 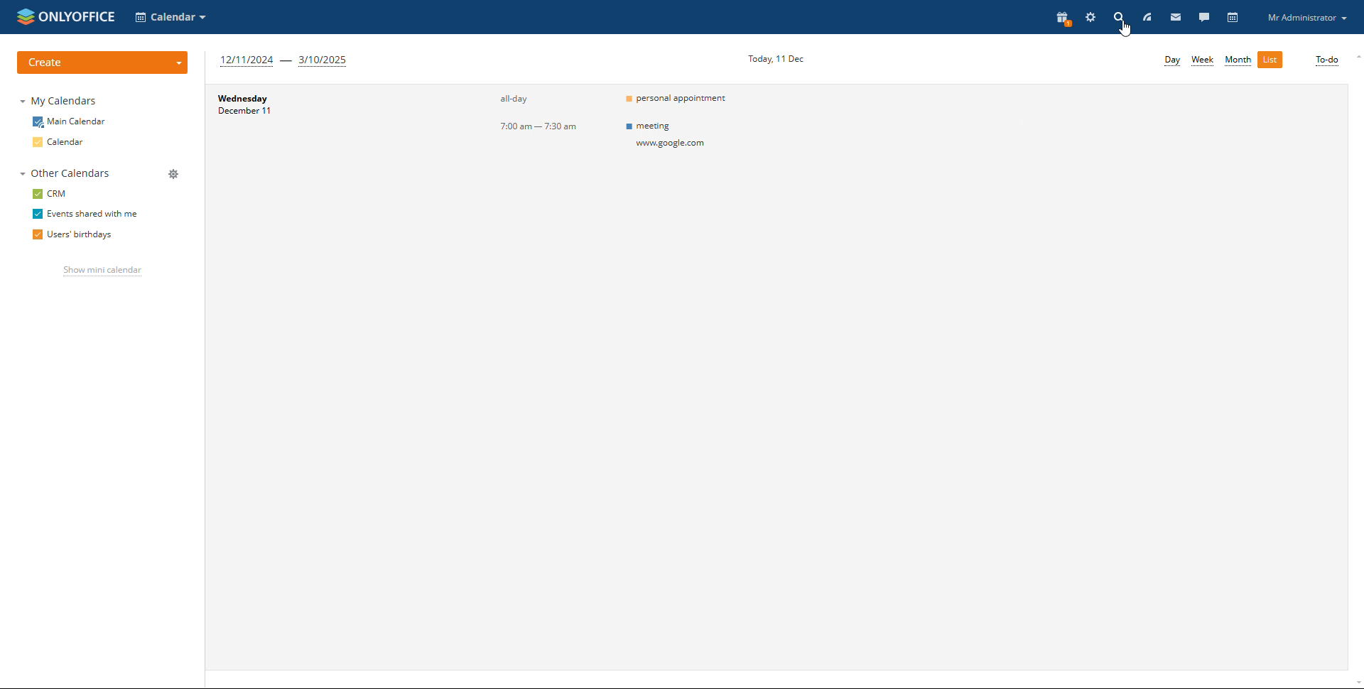 What do you see at coordinates (1355, 57) in the screenshot?
I see `scroll up` at bounding box center [1355, 57].